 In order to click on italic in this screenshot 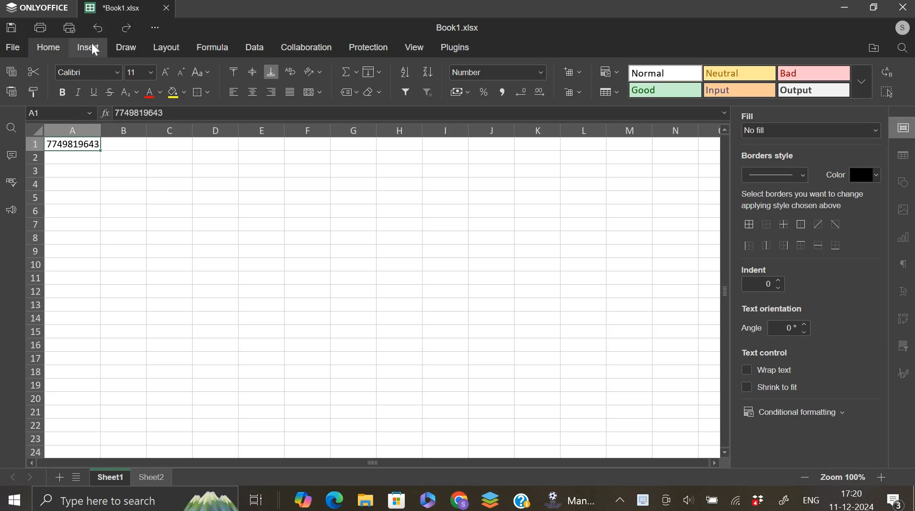, I will do `click(79, 91)`.